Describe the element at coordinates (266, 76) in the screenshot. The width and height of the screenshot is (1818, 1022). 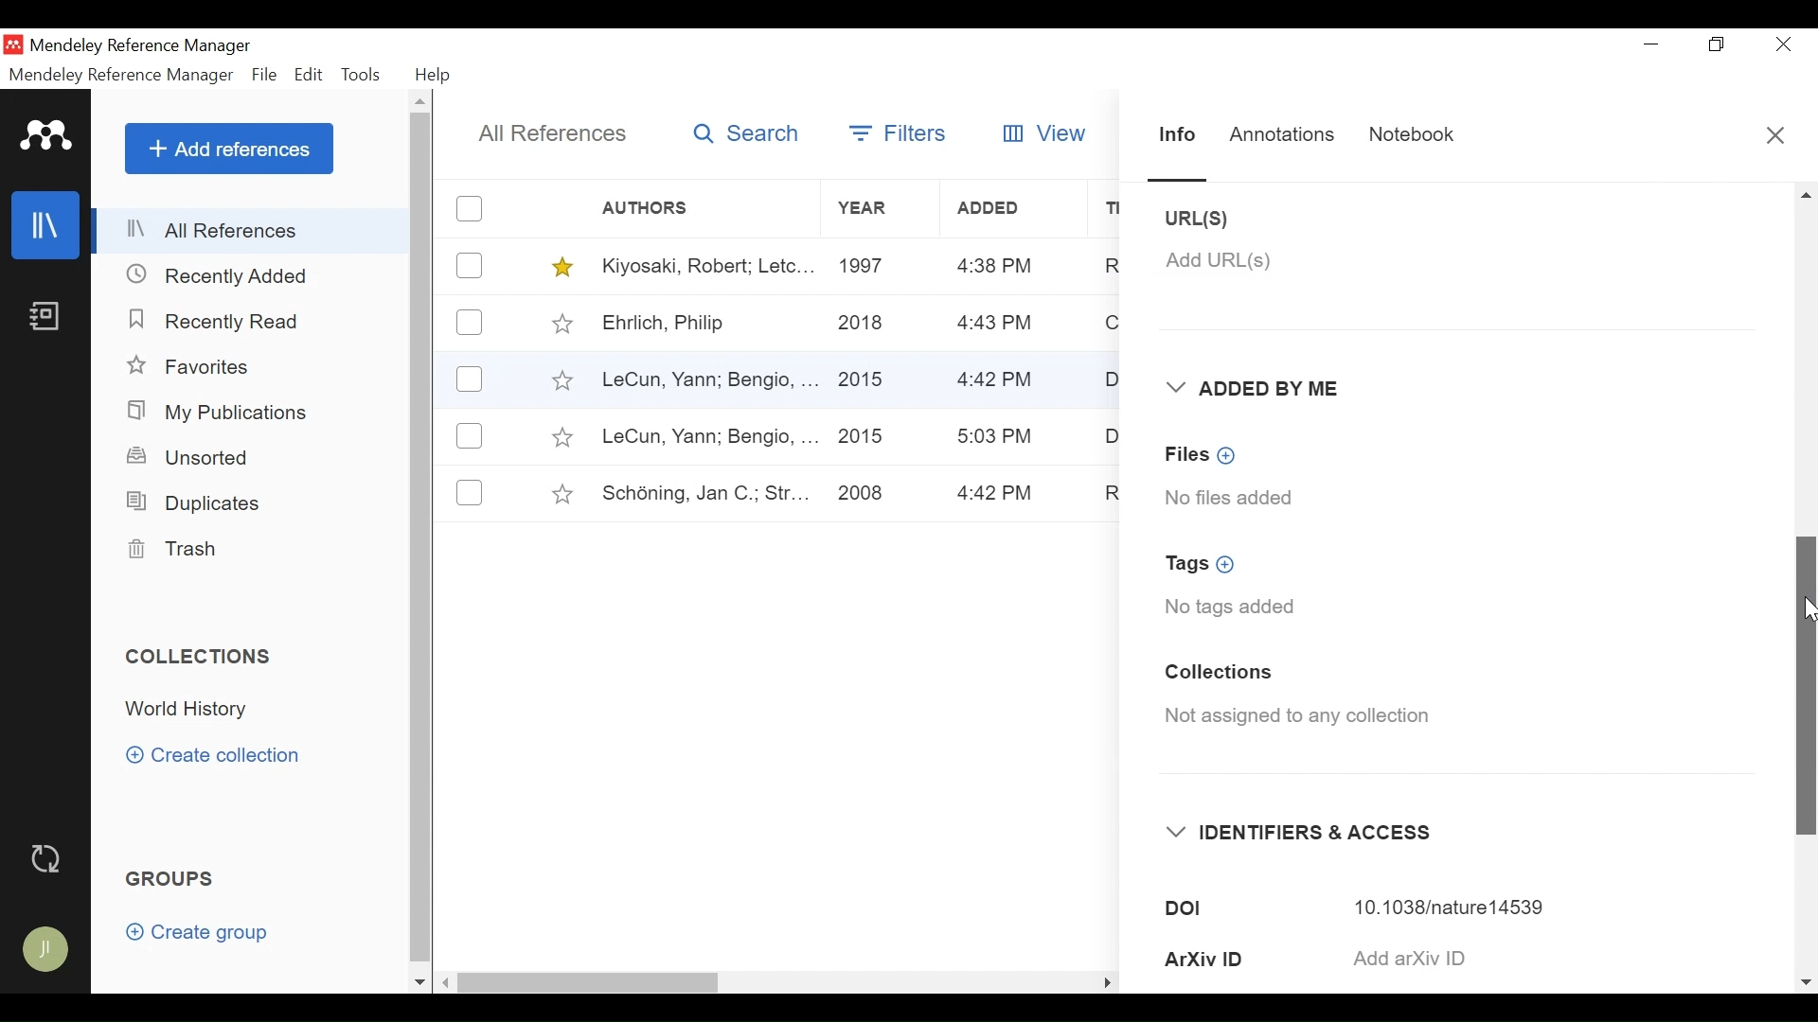
I see `File` at that location.